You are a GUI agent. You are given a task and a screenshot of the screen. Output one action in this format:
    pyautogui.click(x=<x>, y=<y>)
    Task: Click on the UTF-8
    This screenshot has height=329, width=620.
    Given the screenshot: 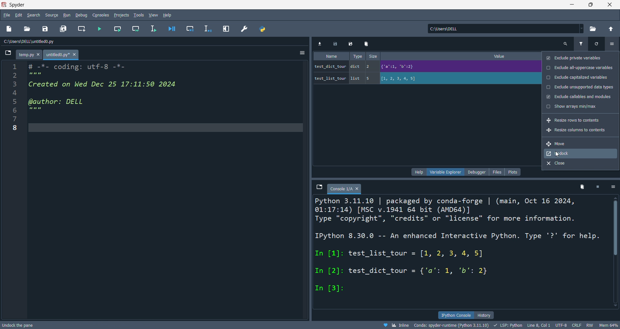 What is the action you would take?
    pyautogui.click(x=561, y=325)
    